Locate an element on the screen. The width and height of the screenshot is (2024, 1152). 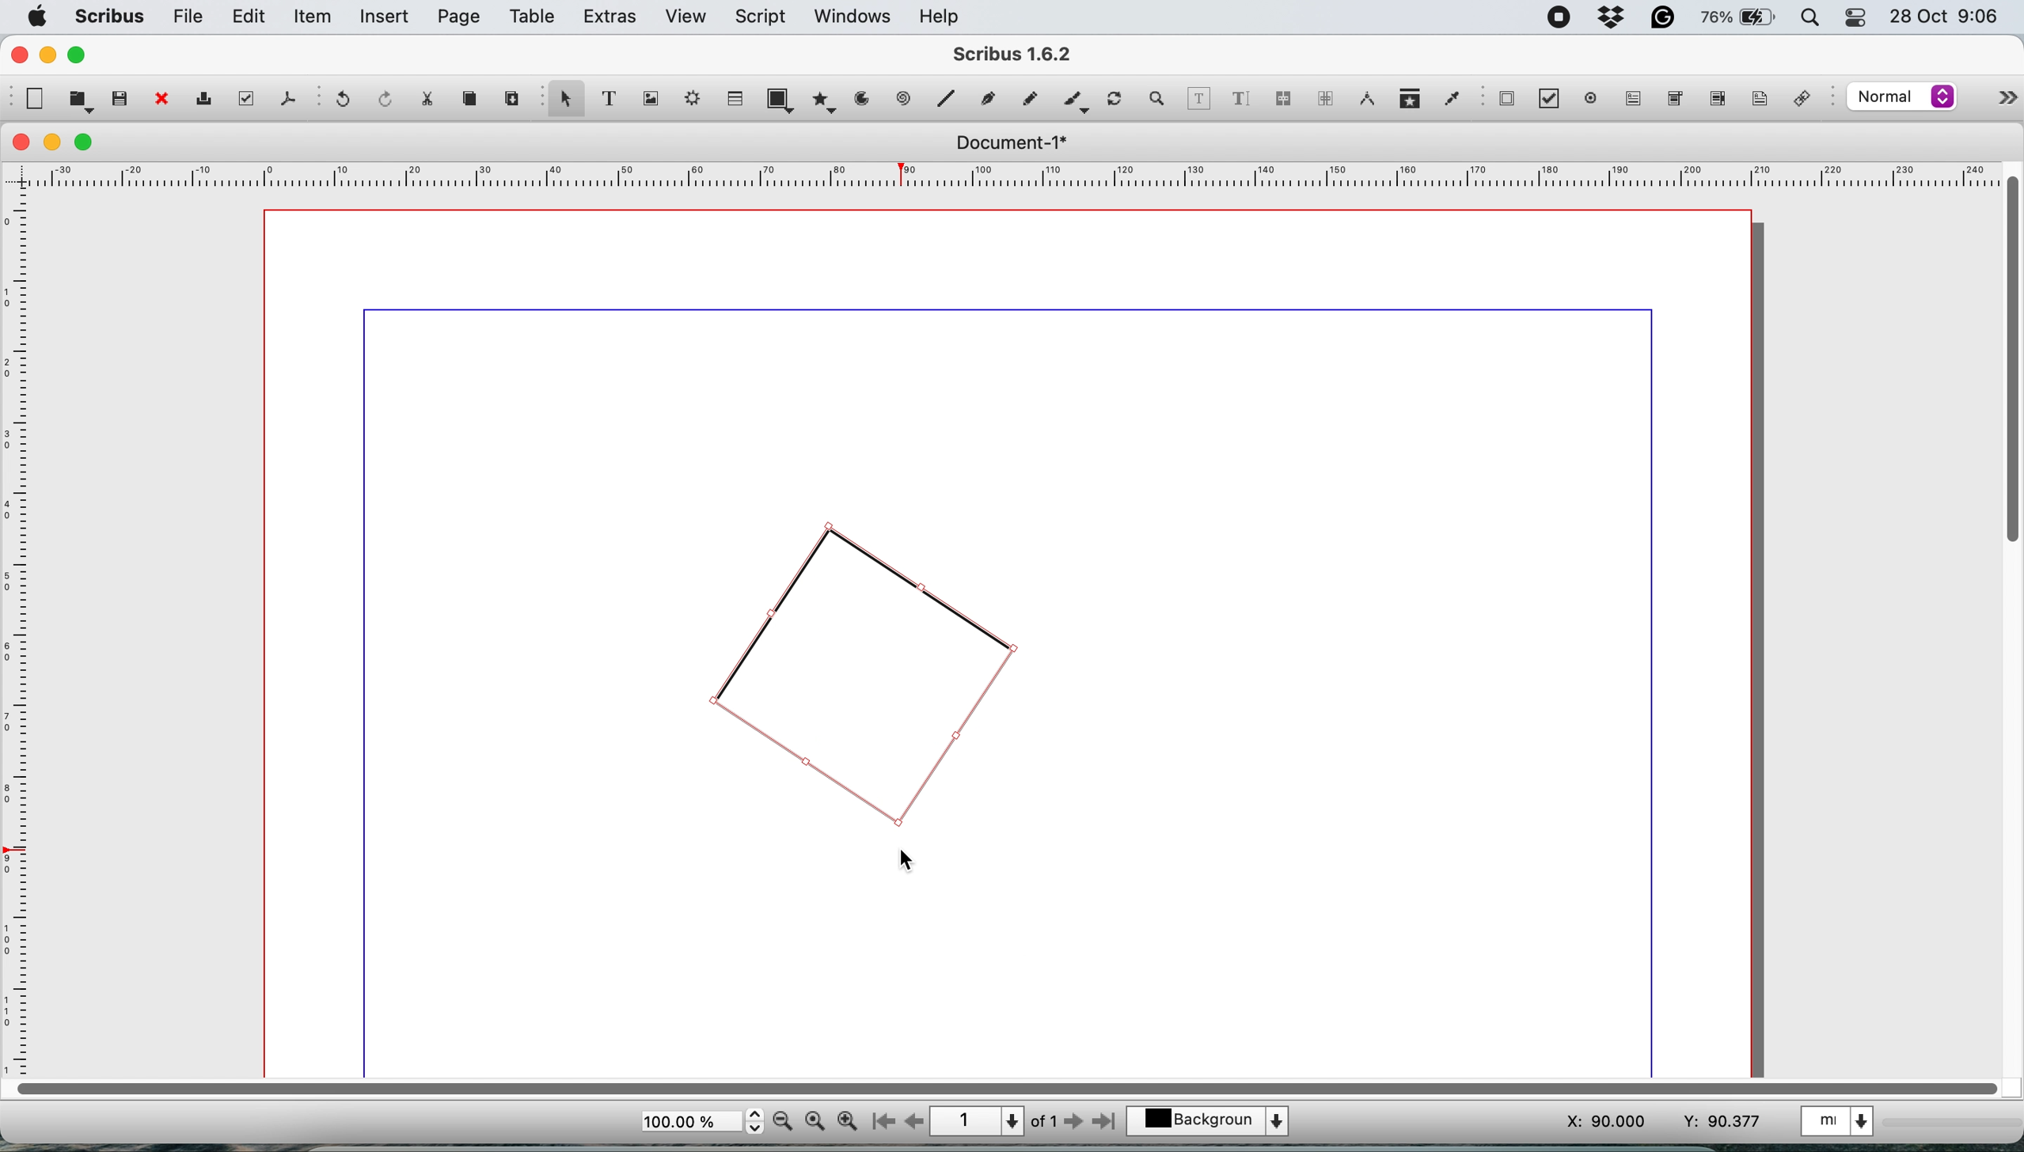
scribus is located at coordinates (110, 17).